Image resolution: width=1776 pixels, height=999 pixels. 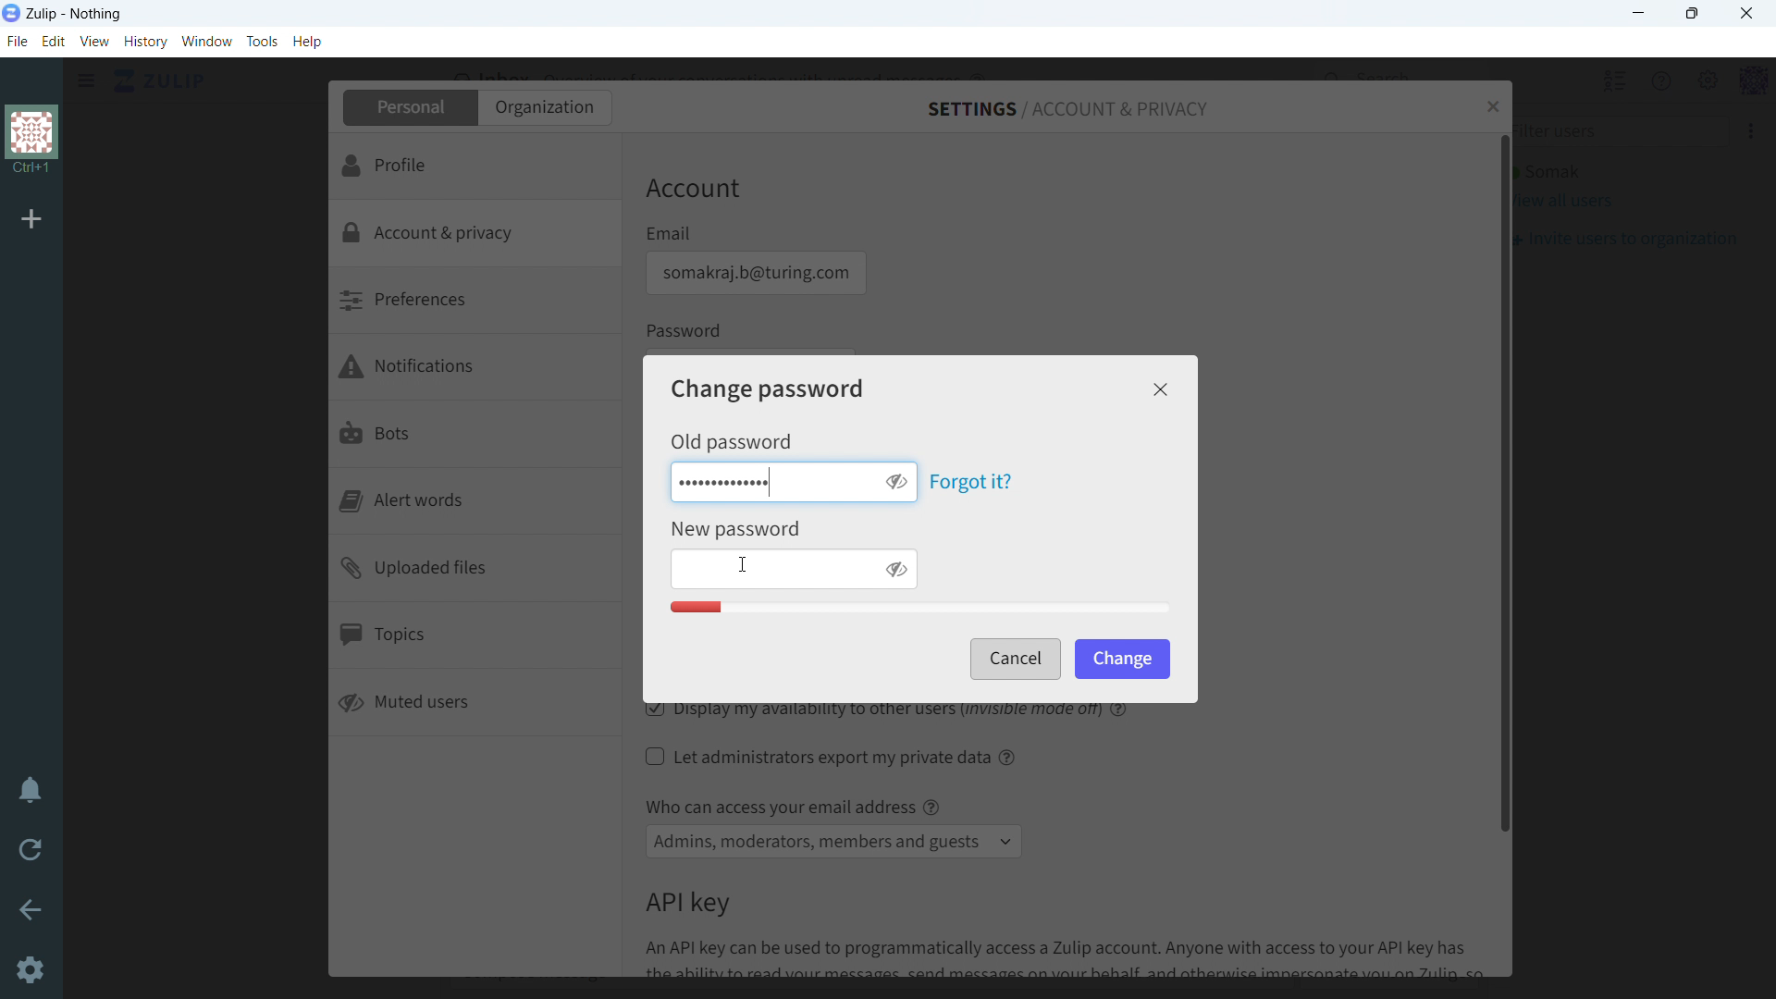 I want to click on history, so click(x=146, y=42).